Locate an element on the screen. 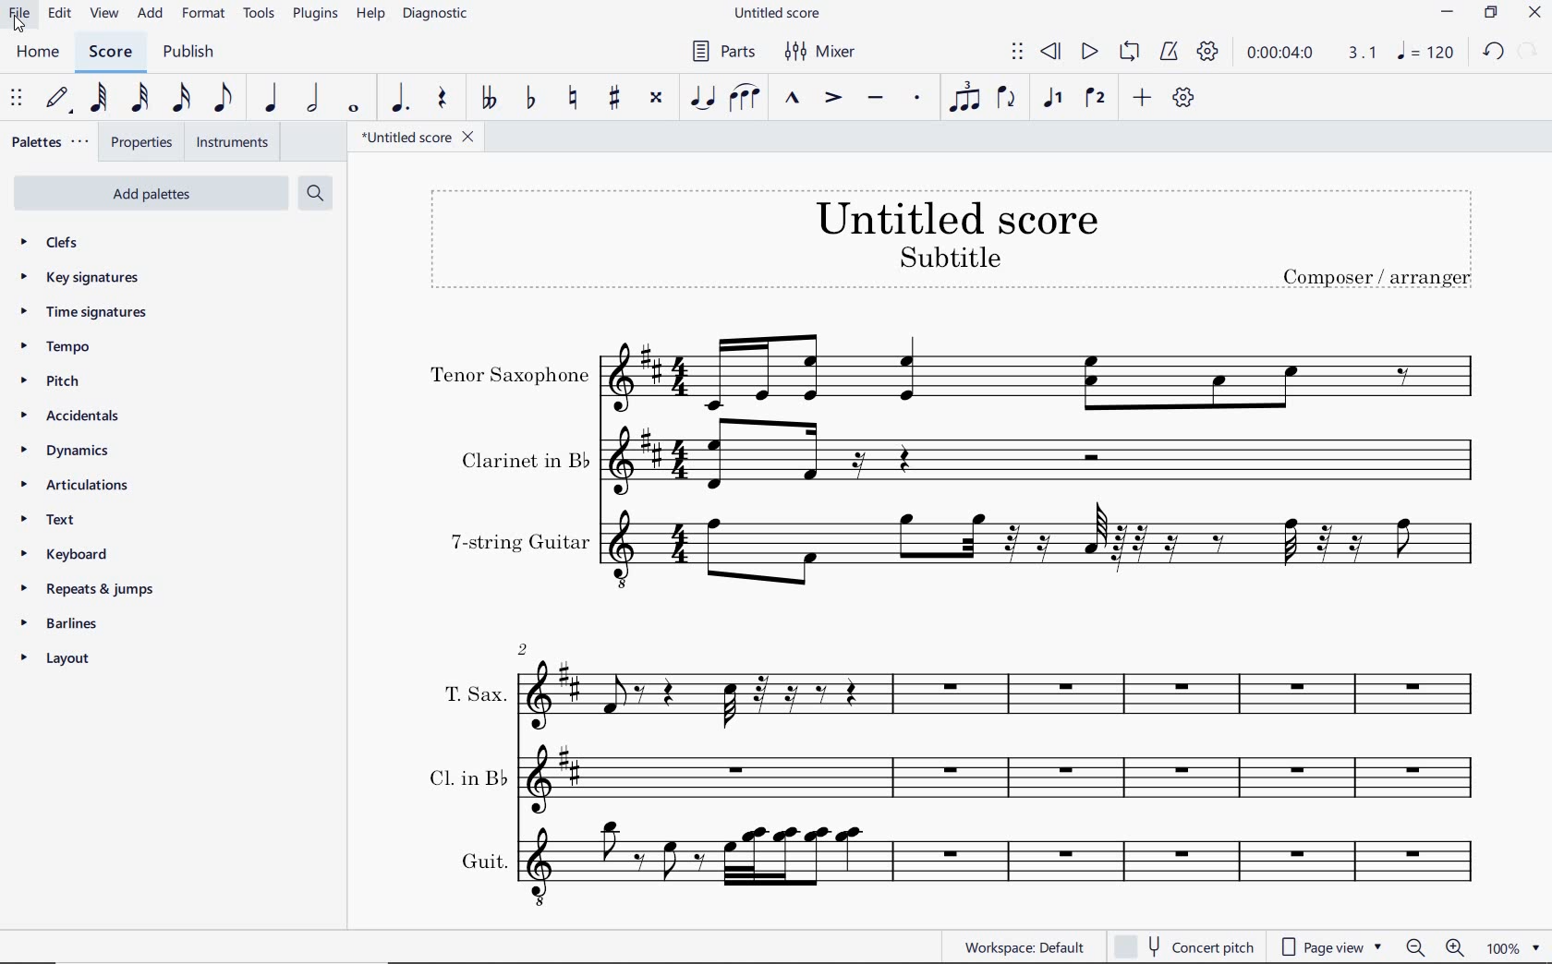 This screenshot has width=1552, height=964. TOGGLE DOUBLE-SHARP is located at coordinates (655, 101).